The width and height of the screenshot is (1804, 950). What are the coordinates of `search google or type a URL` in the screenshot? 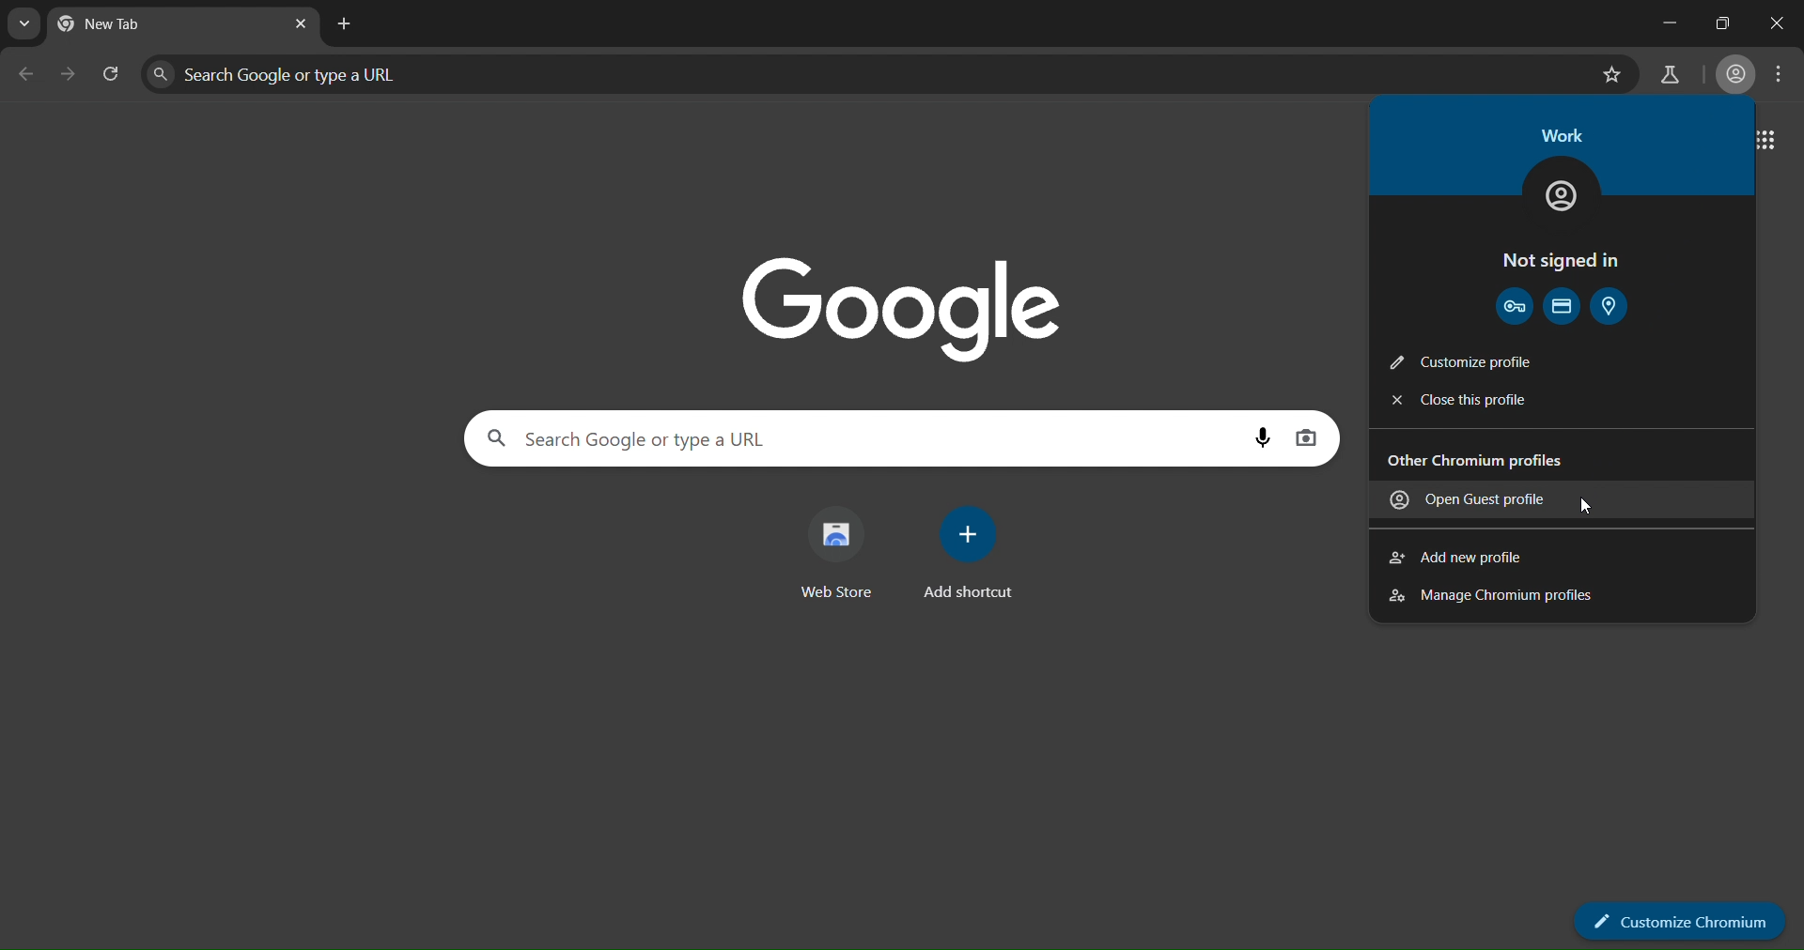 It's located at (863, 75).